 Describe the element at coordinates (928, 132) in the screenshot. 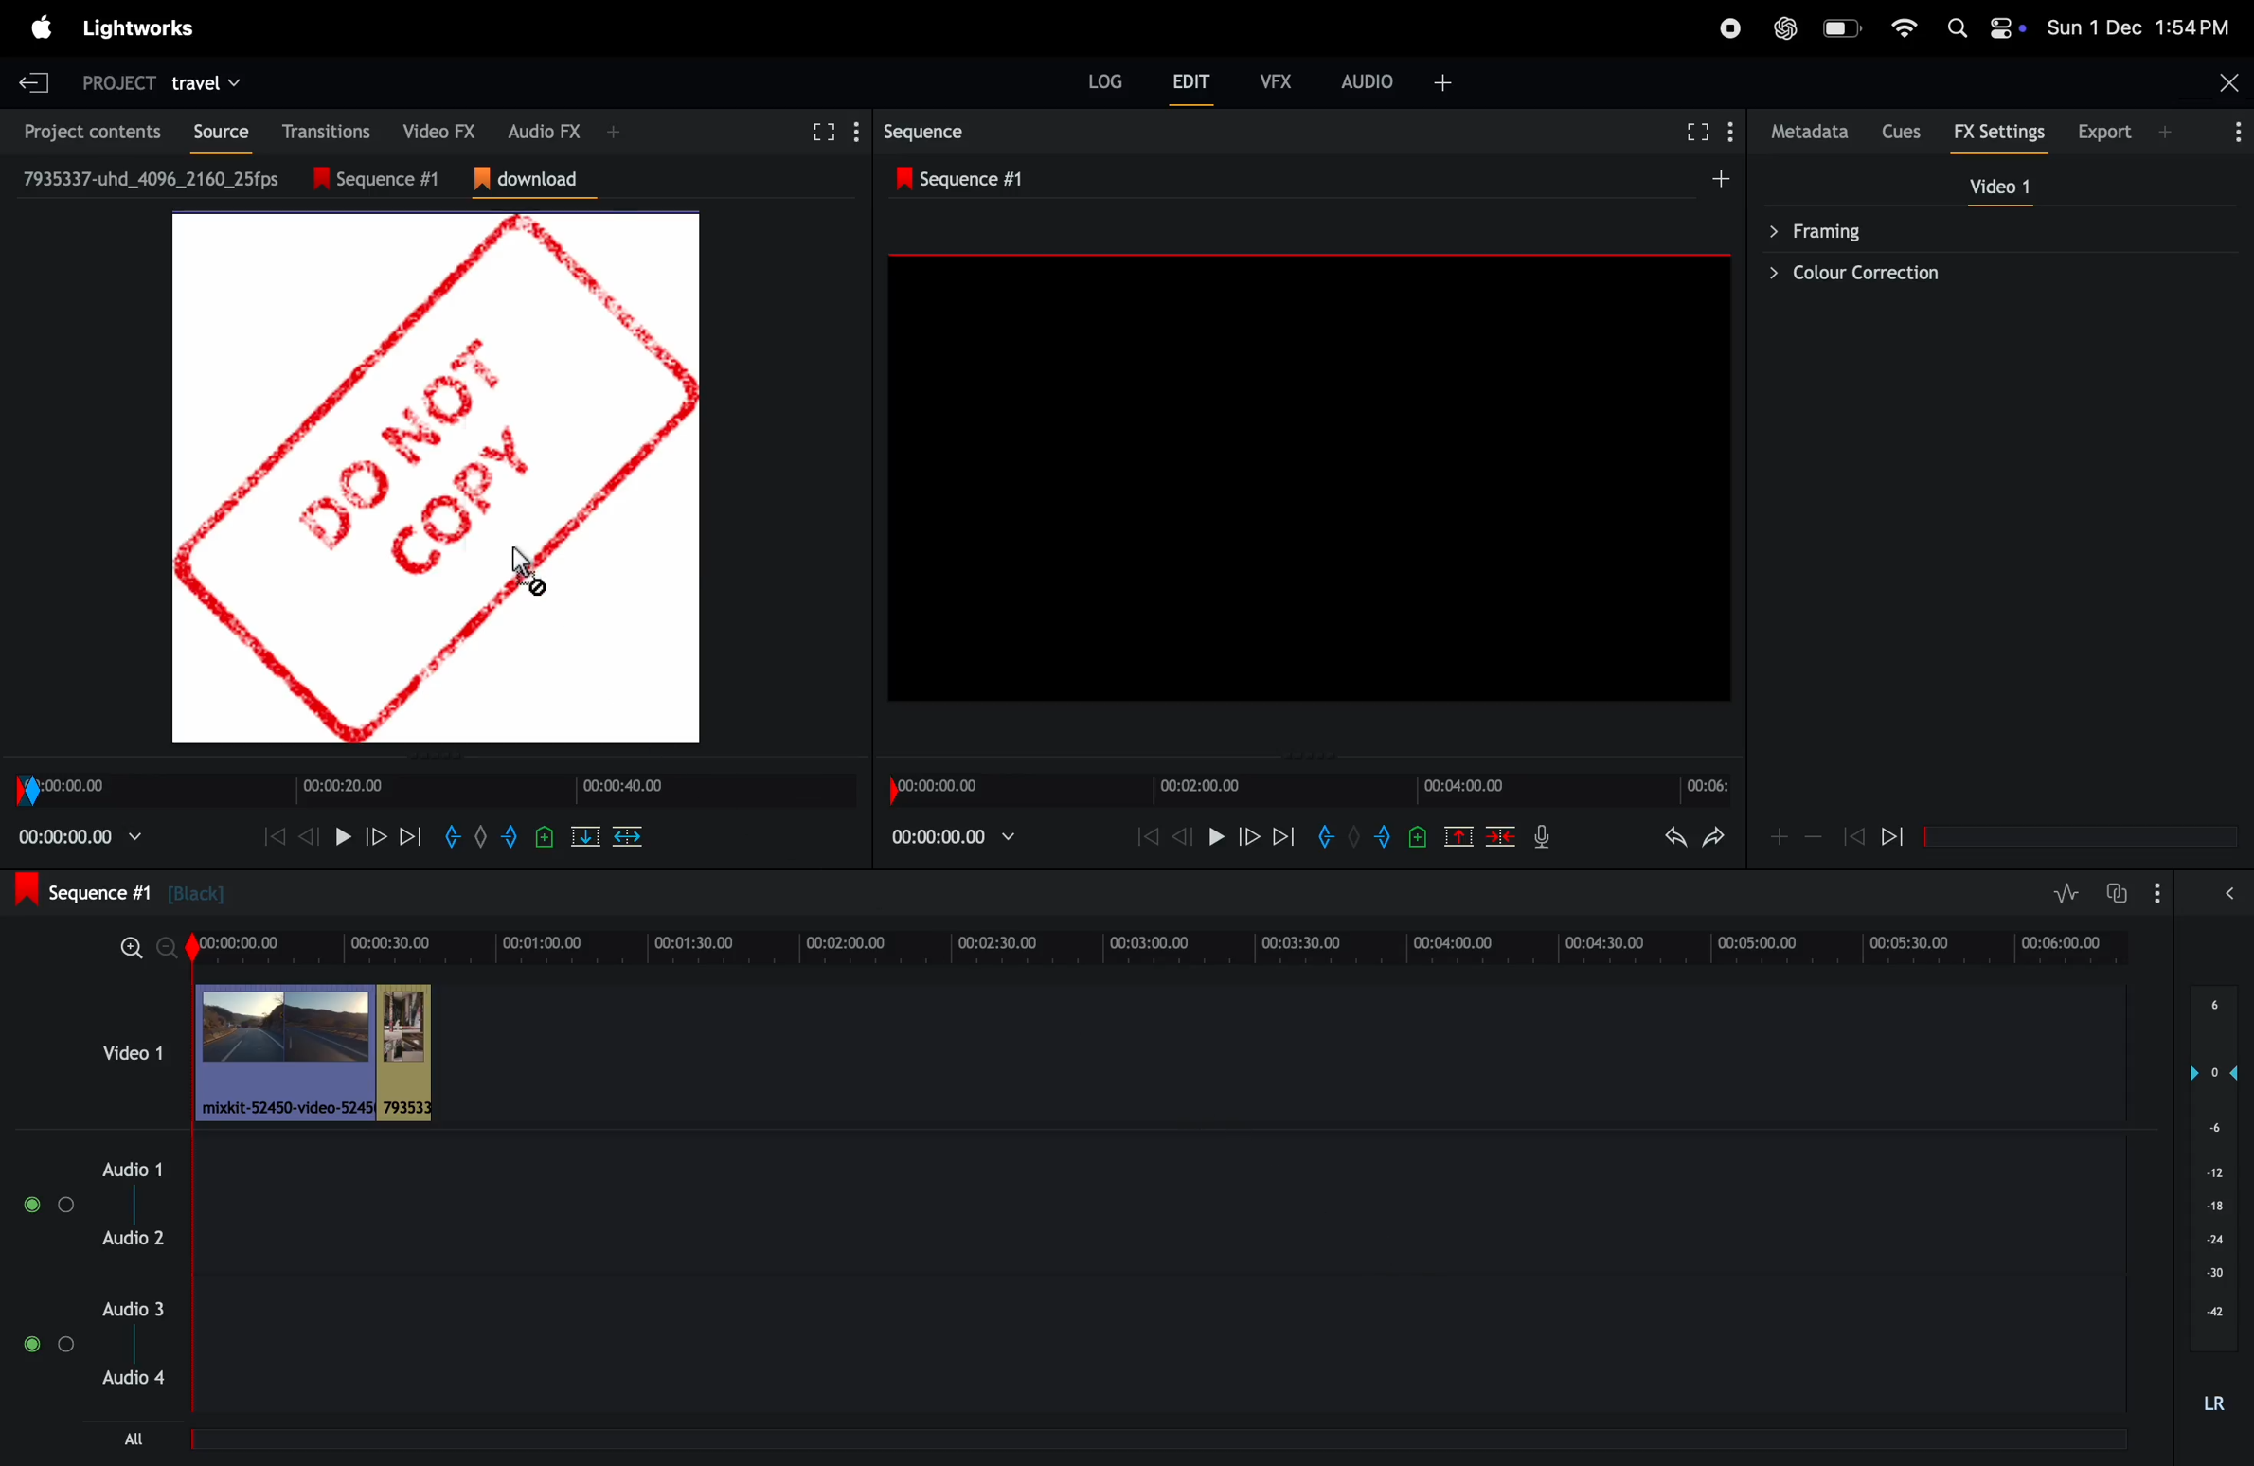

I see `sequence` at that location.